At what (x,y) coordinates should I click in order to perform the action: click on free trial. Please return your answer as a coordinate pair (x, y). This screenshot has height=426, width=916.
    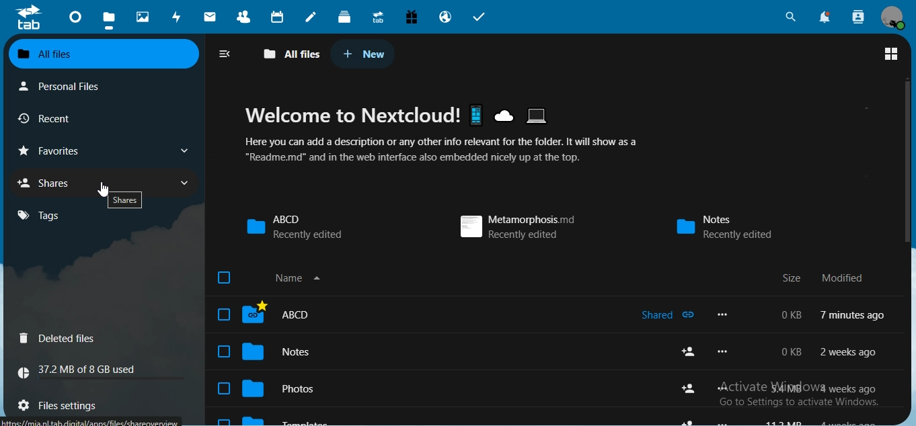
    Looking at the image, I should click on (413, 16).